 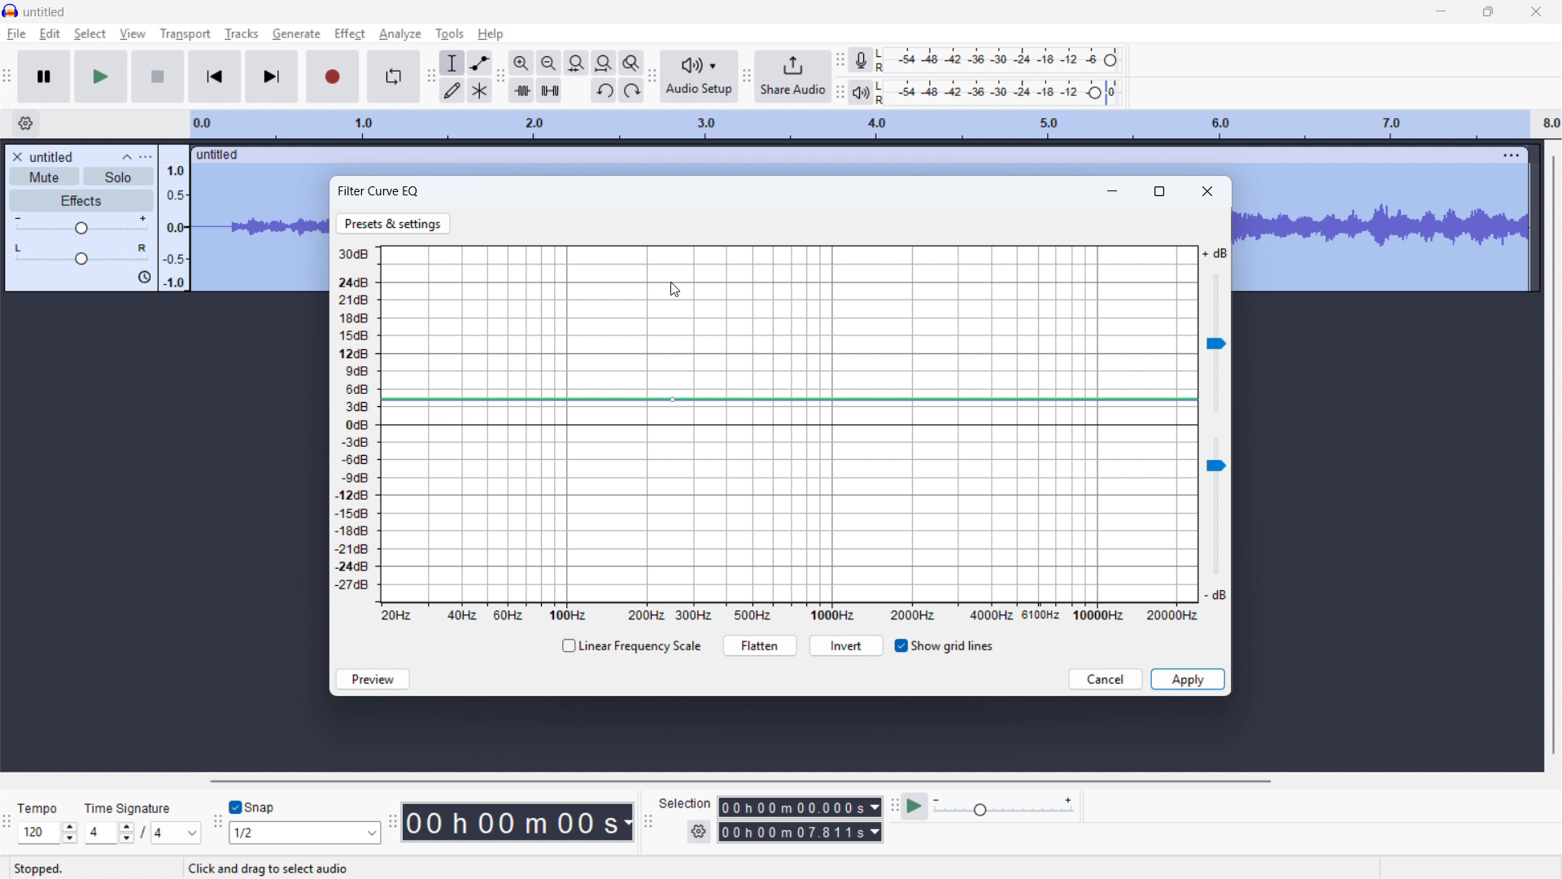 What do you see at coordinates (630, 646) in the screenshot?
I see `Linear frequency scale ` at bounding box center [630, 646].